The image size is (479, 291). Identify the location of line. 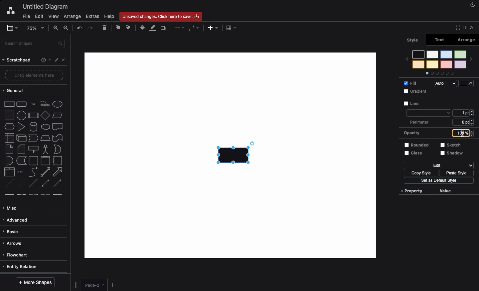
(428, 112).